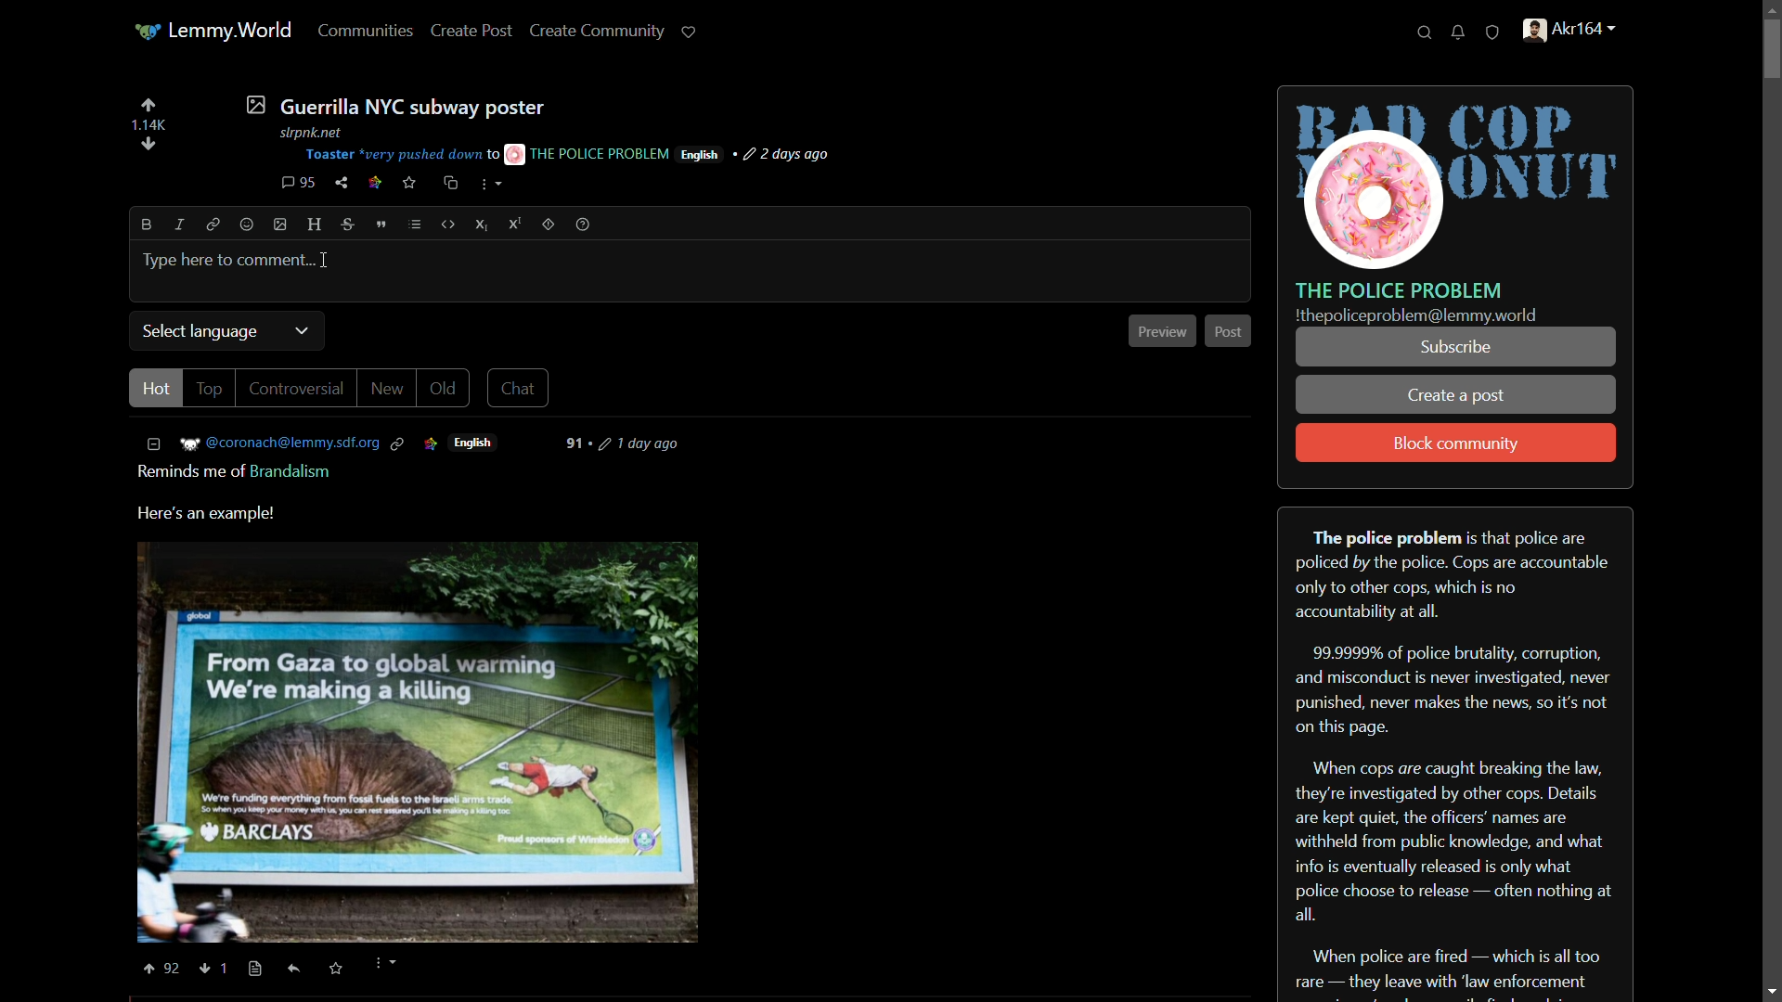 The width and height of the screenshot is (1782, 1002). Describe the element at coordinates (201, 332) in the screenshot. I see `select language` at that location.